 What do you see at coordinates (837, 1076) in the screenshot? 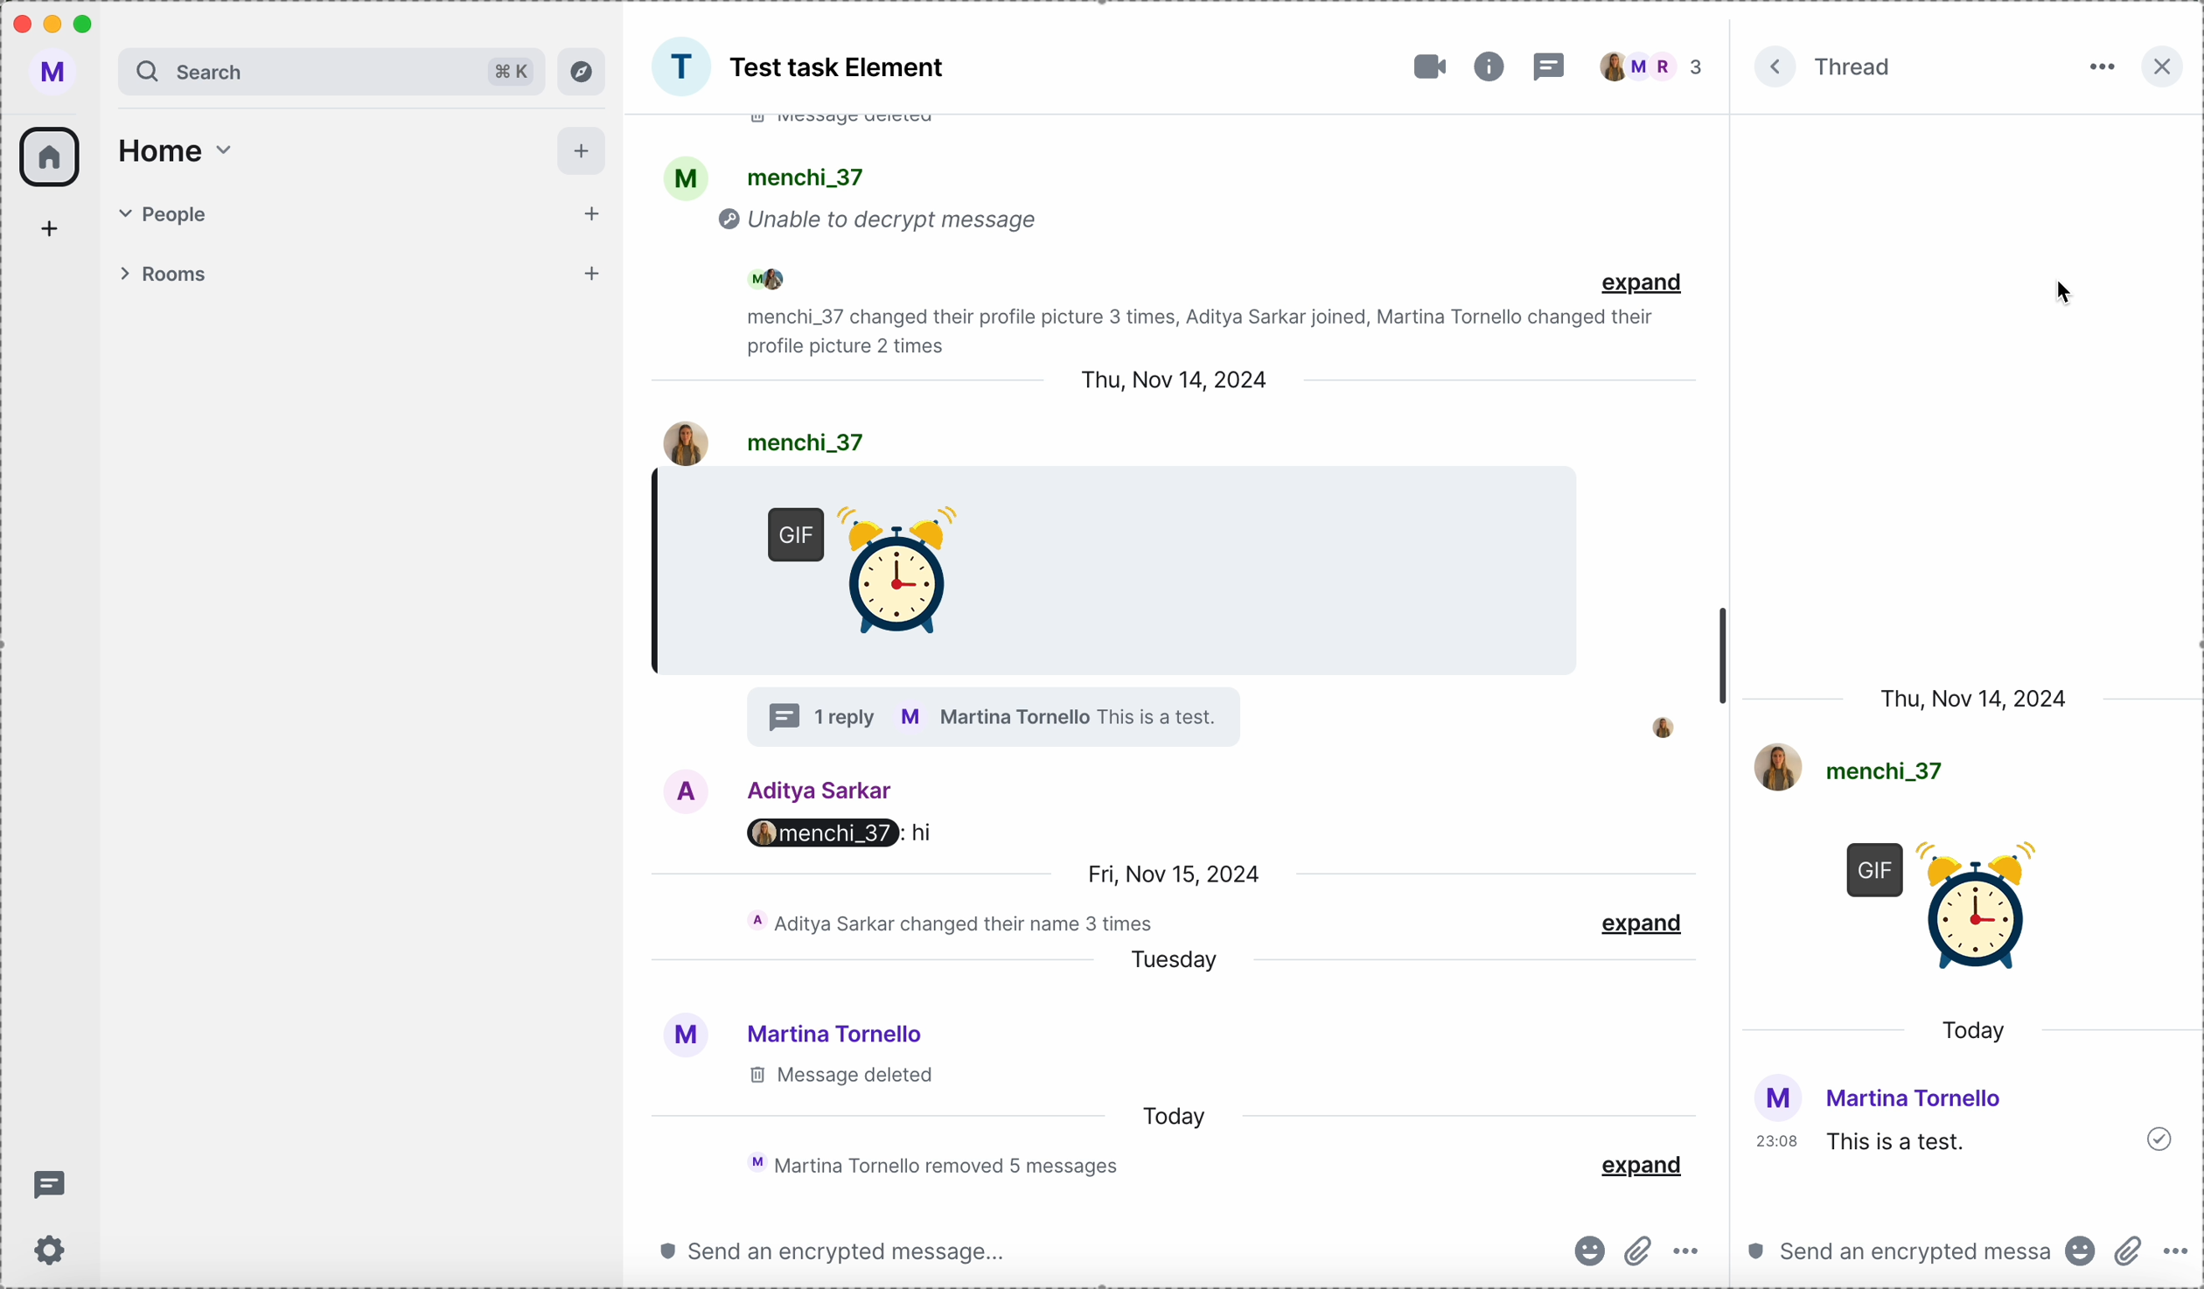
I see `message deleted` at bounding box center [837, 1076].